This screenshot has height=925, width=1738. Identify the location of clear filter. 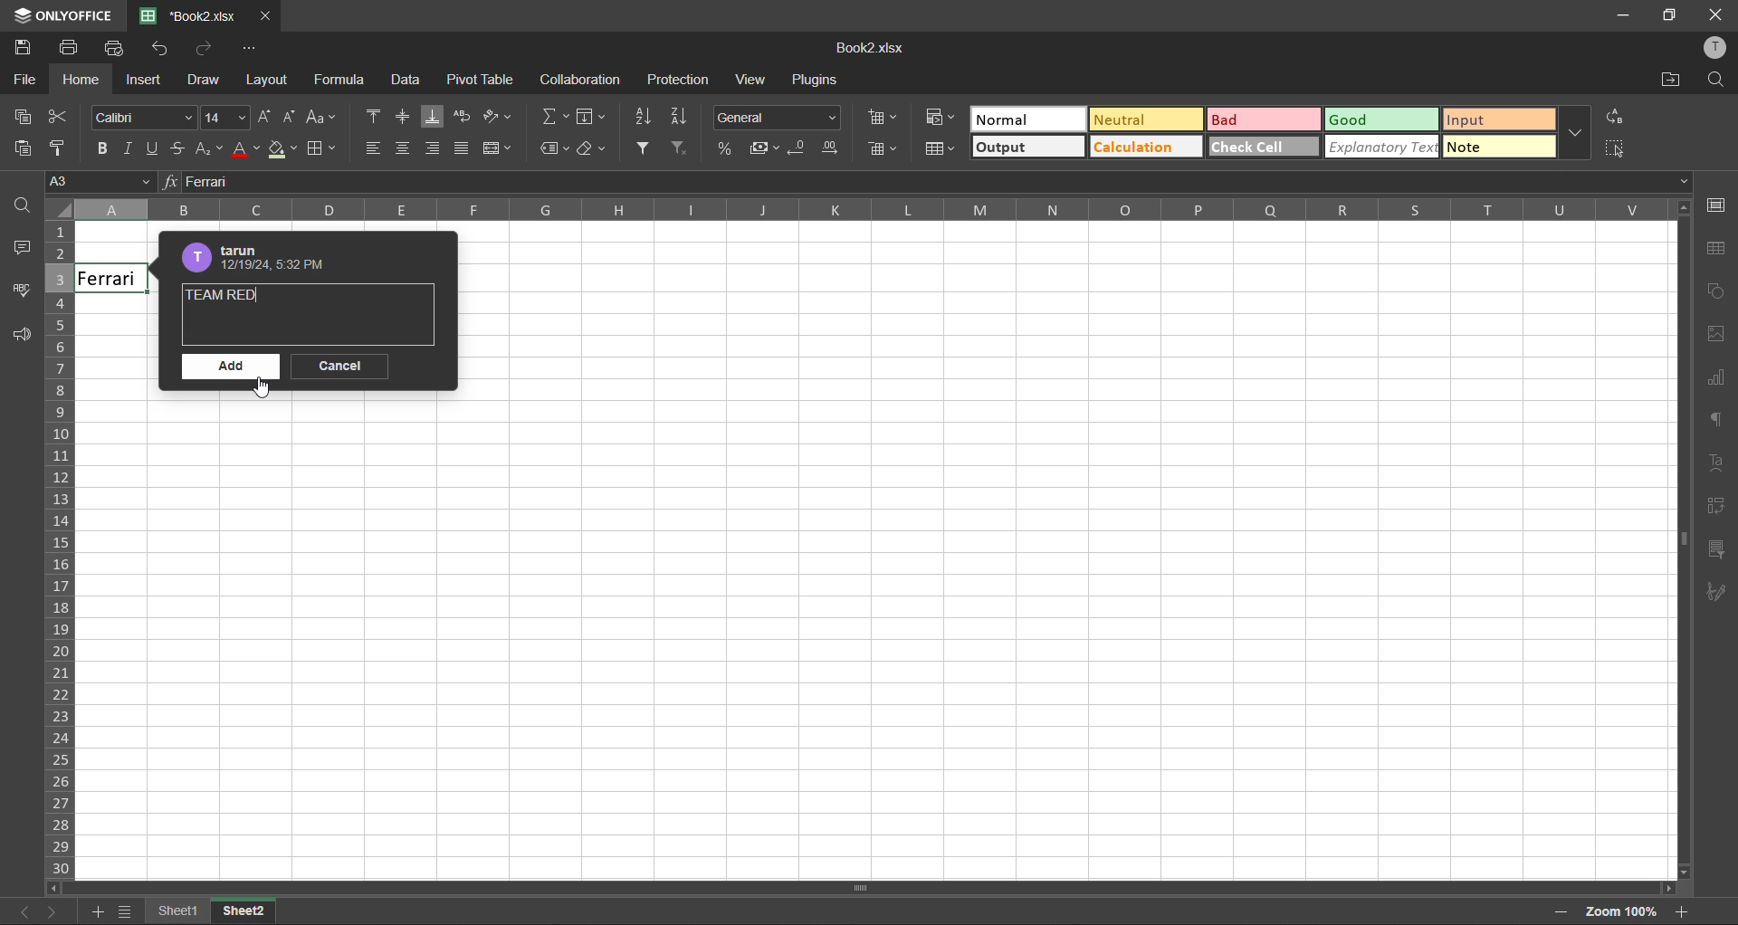
(688, 148).